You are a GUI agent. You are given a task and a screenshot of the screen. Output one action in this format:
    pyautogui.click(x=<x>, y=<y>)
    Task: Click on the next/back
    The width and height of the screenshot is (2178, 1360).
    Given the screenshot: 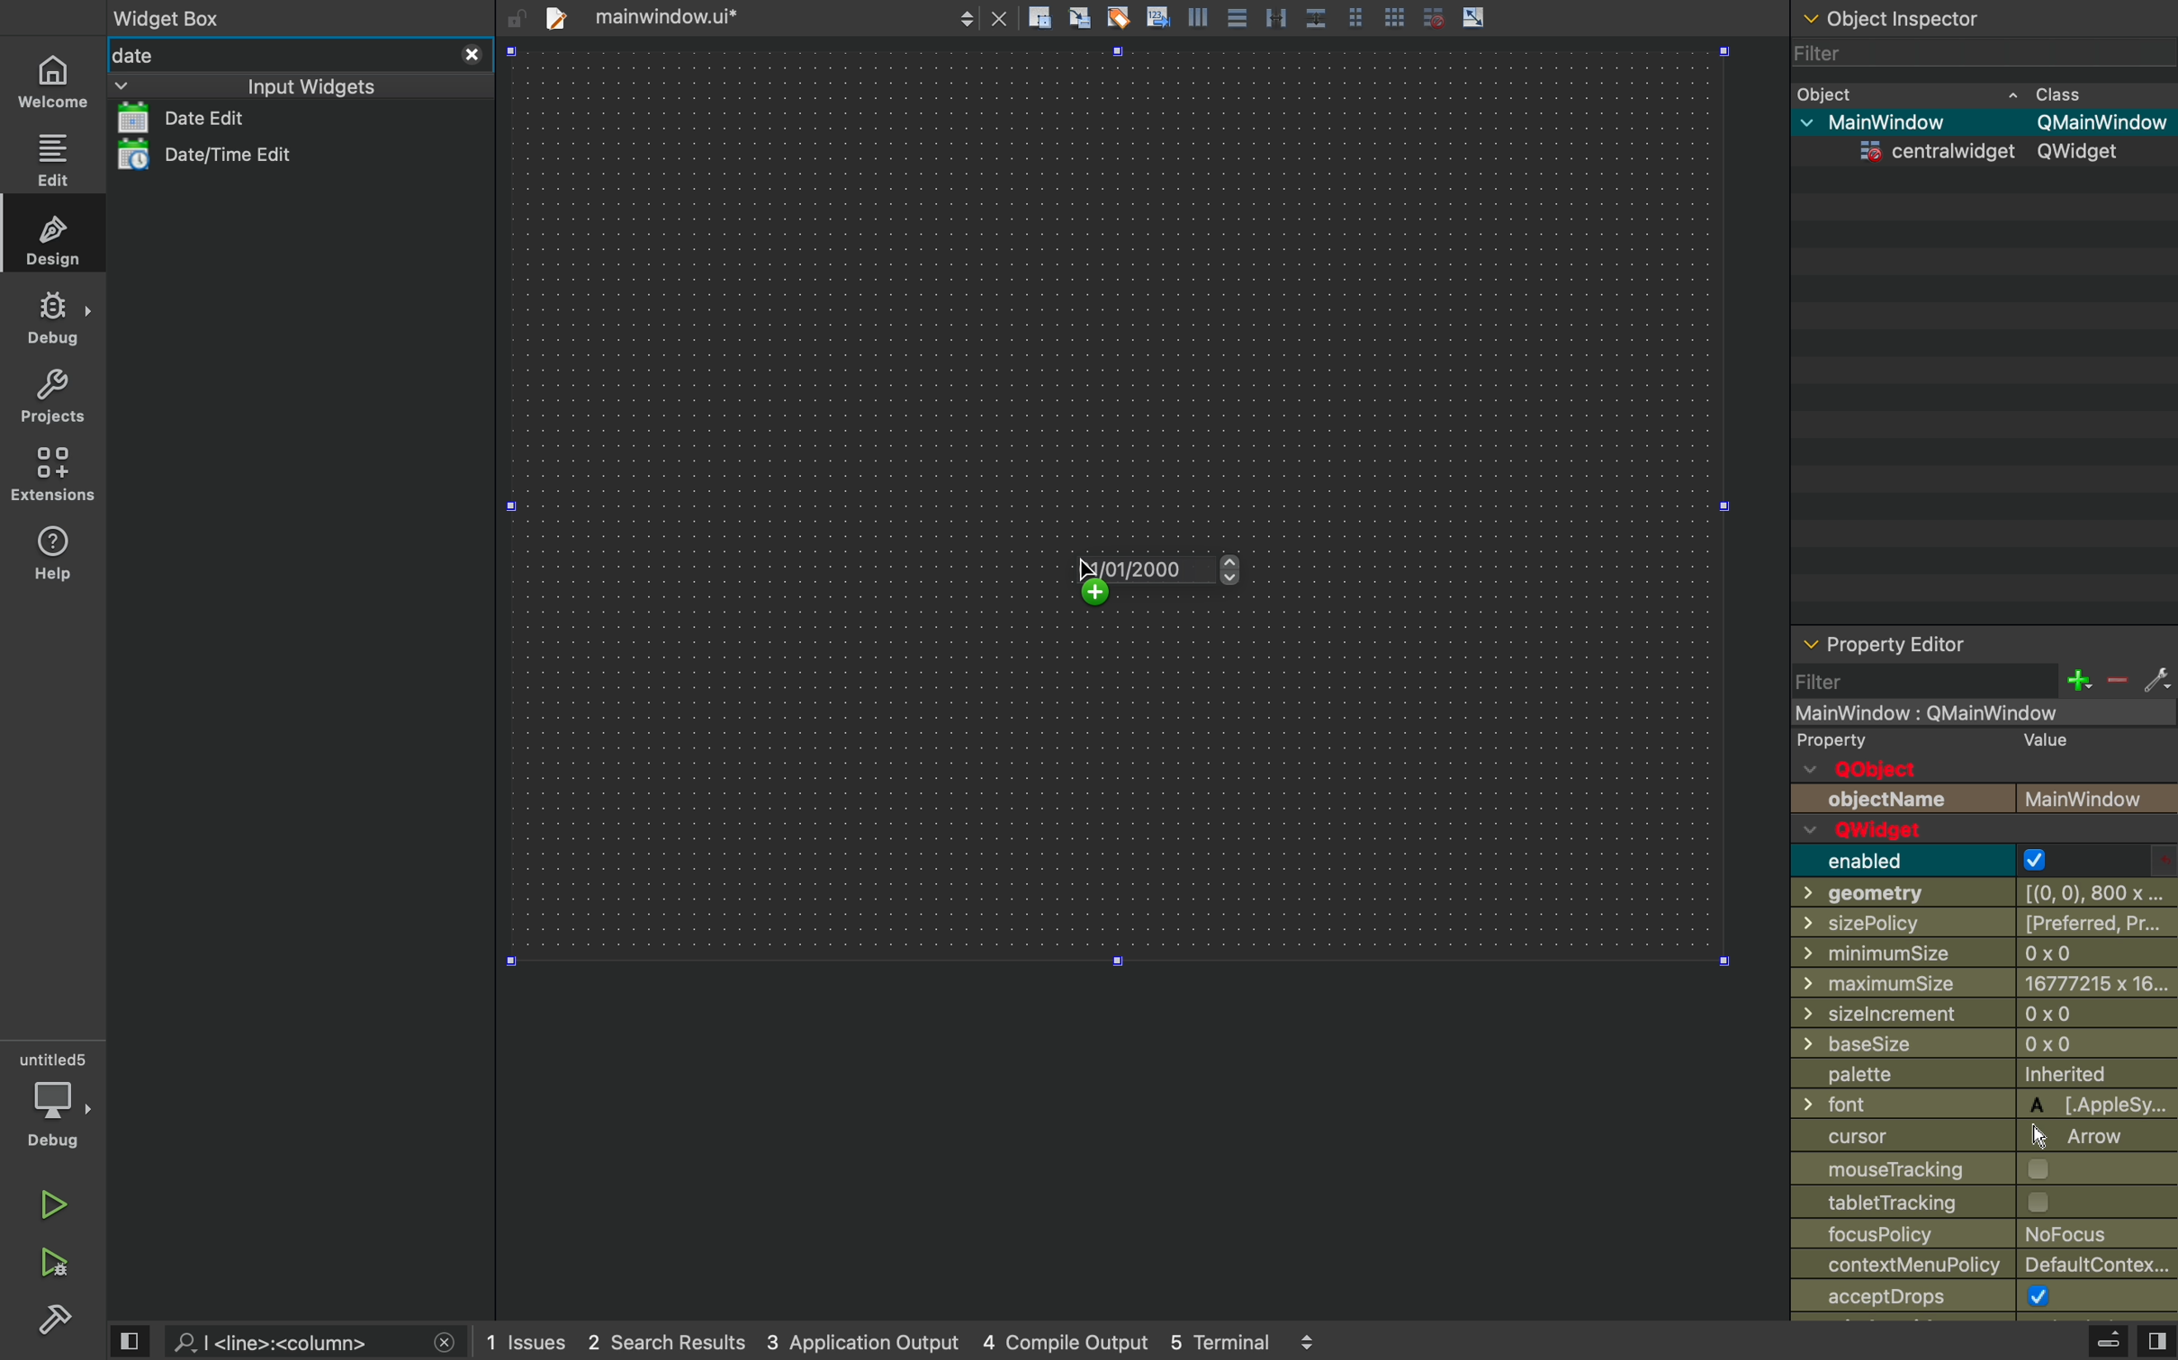 What is the action you would take?
    pyautogui.click(x=965, y=15)
    